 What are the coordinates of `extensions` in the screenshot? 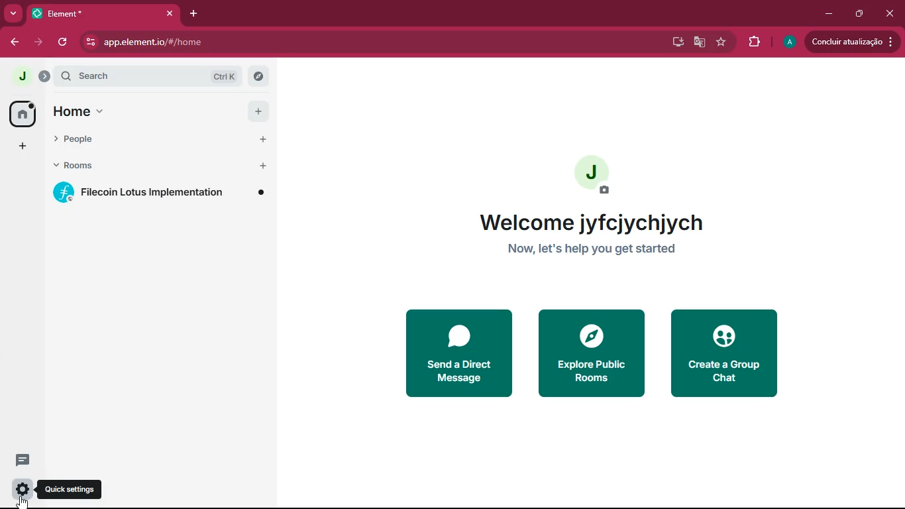 It's located at (755, 42).